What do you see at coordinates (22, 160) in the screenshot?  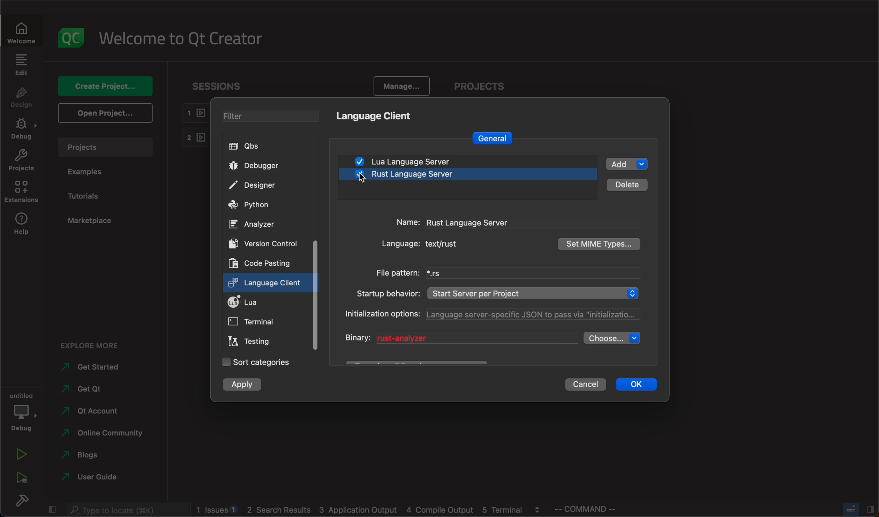 I see `projects` at bounding box center [22, 160].